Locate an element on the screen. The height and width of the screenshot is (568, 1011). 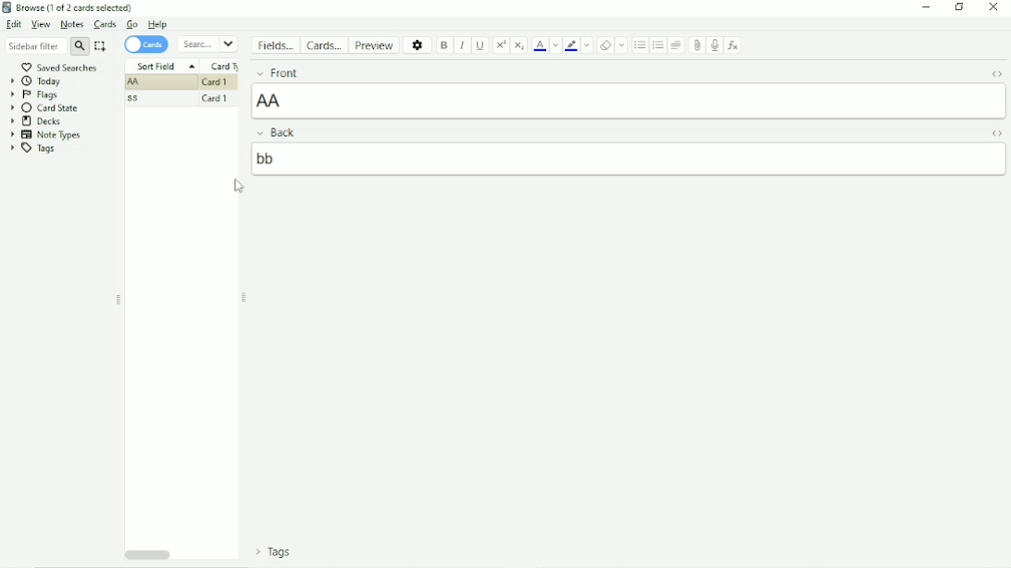
Unordered list is located at coordinates (641, 45).